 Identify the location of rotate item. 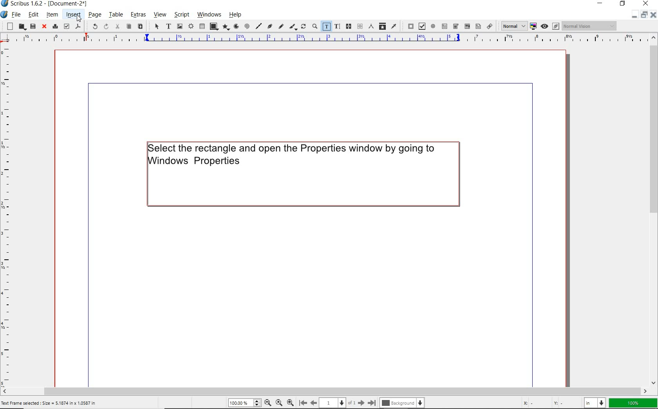
(303, 27).